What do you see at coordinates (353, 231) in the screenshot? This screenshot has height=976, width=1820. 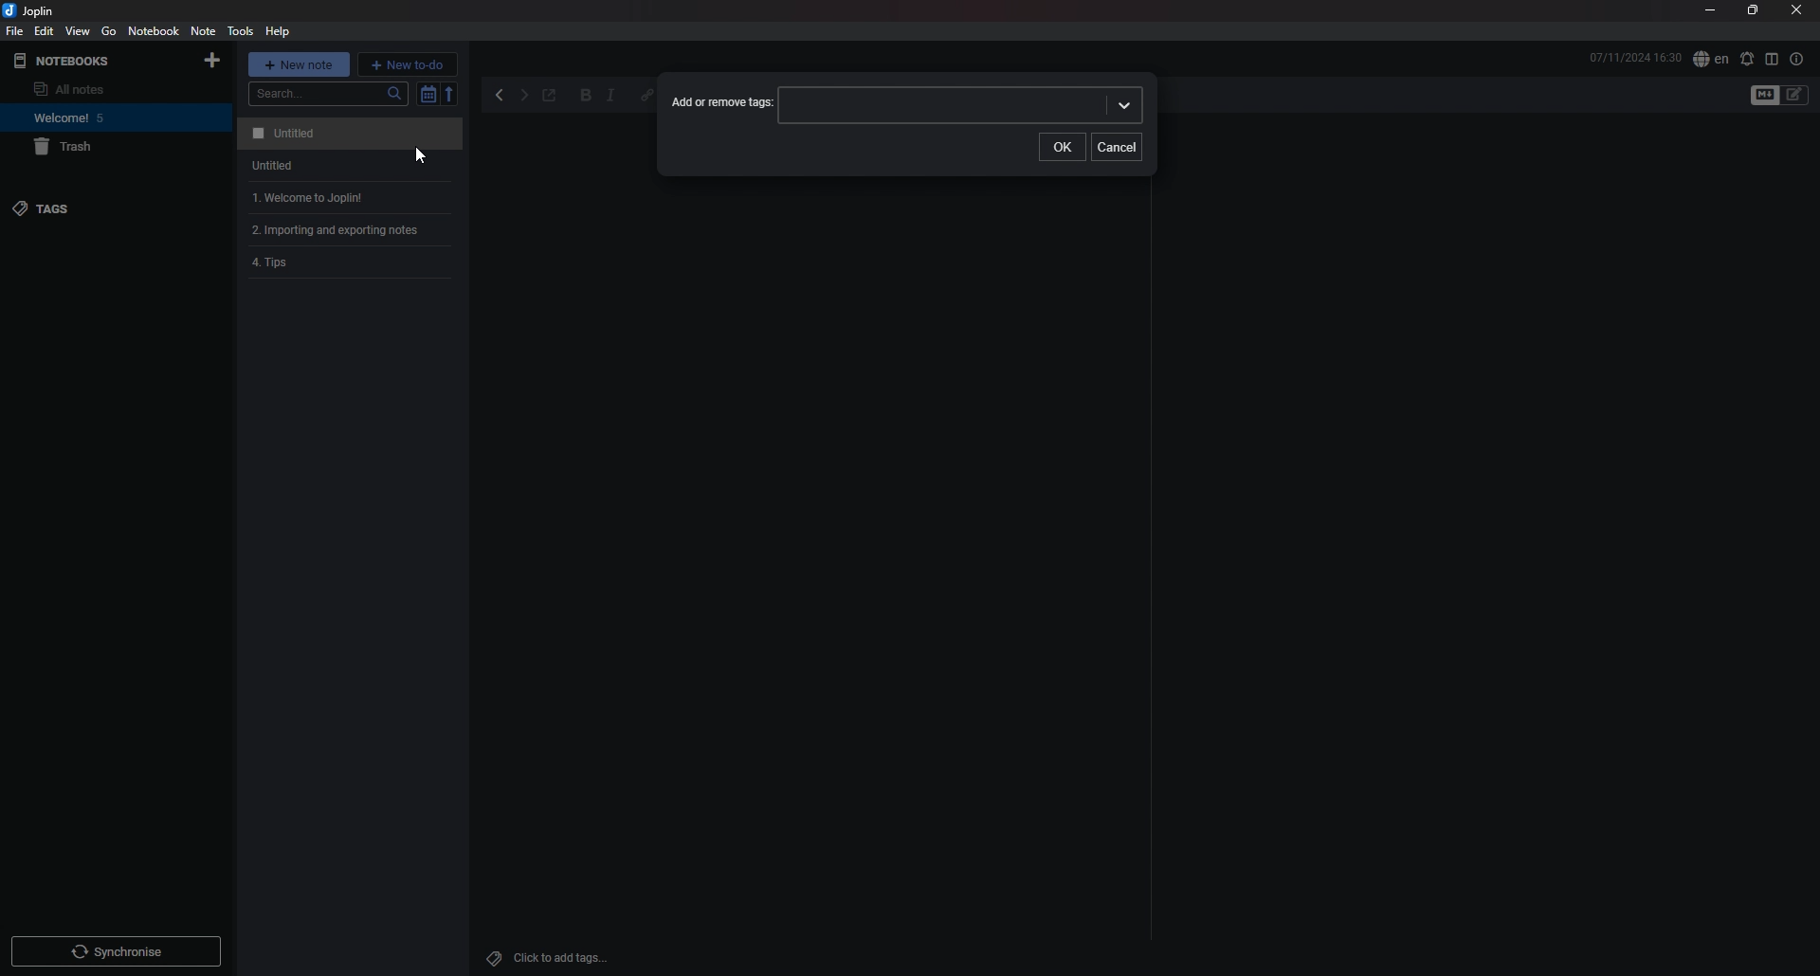 I see `2. Importing and exporting notes:` at bounding box center [353, 231].